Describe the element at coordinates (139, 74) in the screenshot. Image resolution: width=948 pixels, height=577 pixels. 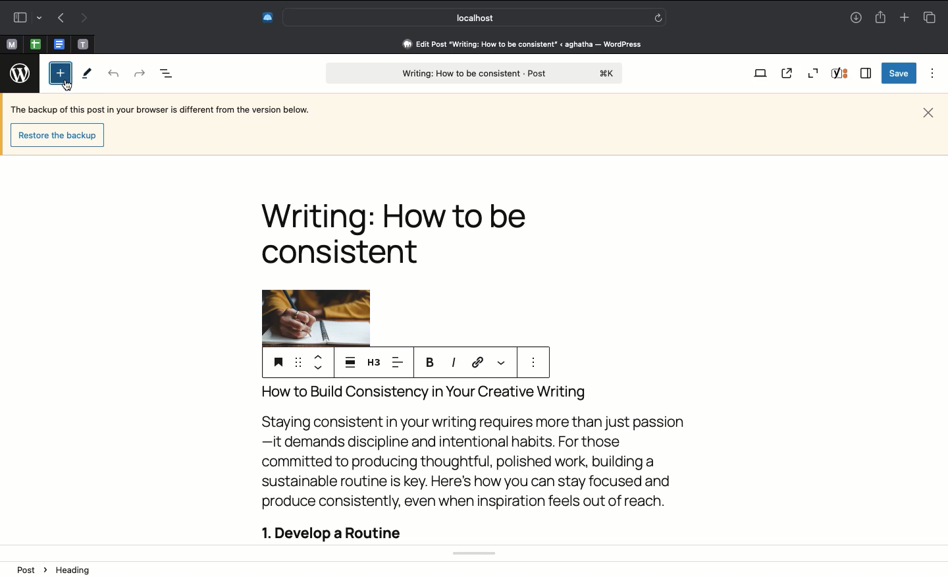
I see `Forward` at that location.